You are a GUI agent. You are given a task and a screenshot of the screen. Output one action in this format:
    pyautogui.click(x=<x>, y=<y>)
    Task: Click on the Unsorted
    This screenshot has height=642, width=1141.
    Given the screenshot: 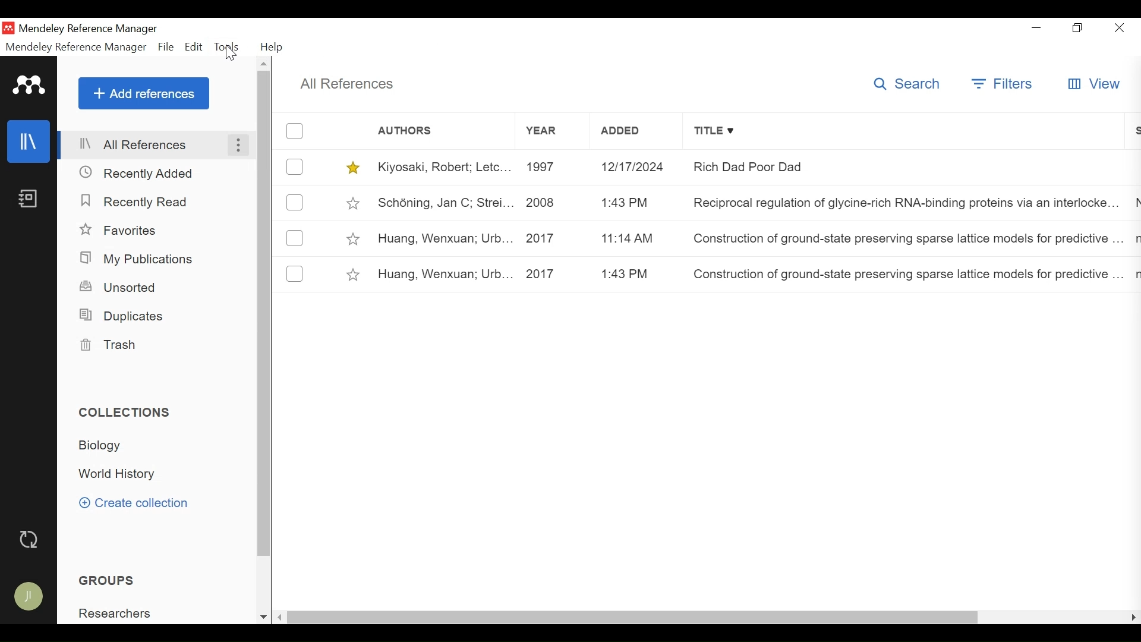 What is the action you would take?
    pyautogui.click(x=118, y=287)
    